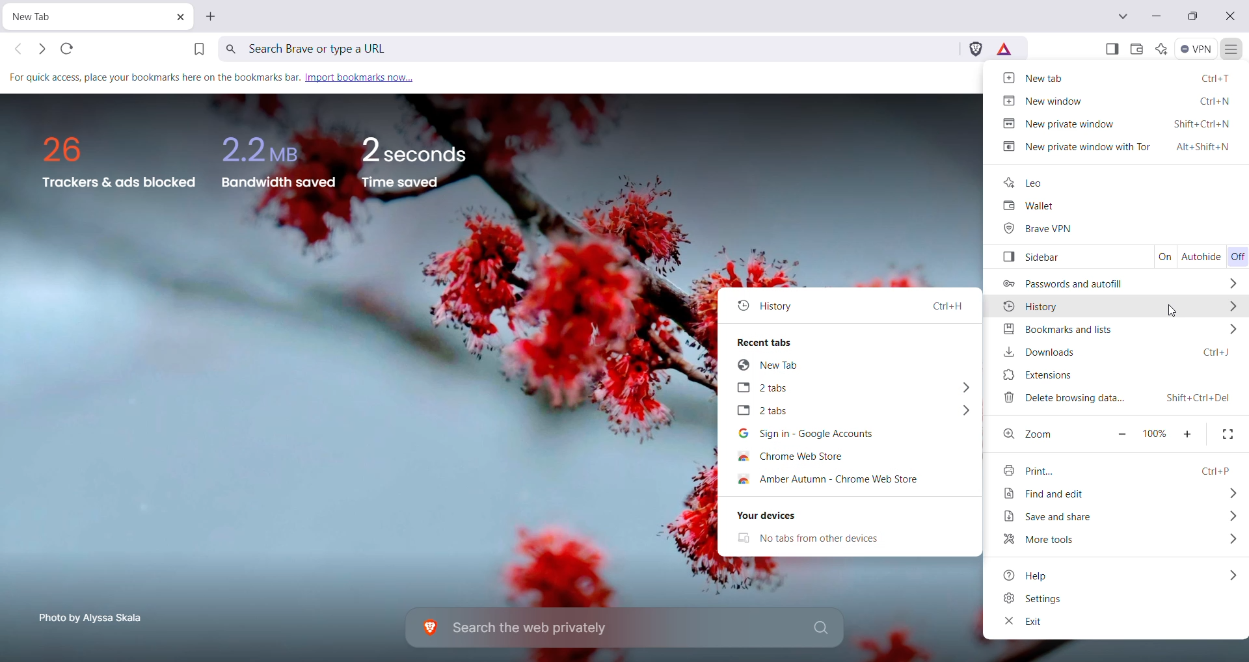 Image resolution: width=1249 pixels, height=662 pixels. What do you see at coordinates (1116, 100) in the screenshot?
I see `New Window` at bounding box center [1116, 100].